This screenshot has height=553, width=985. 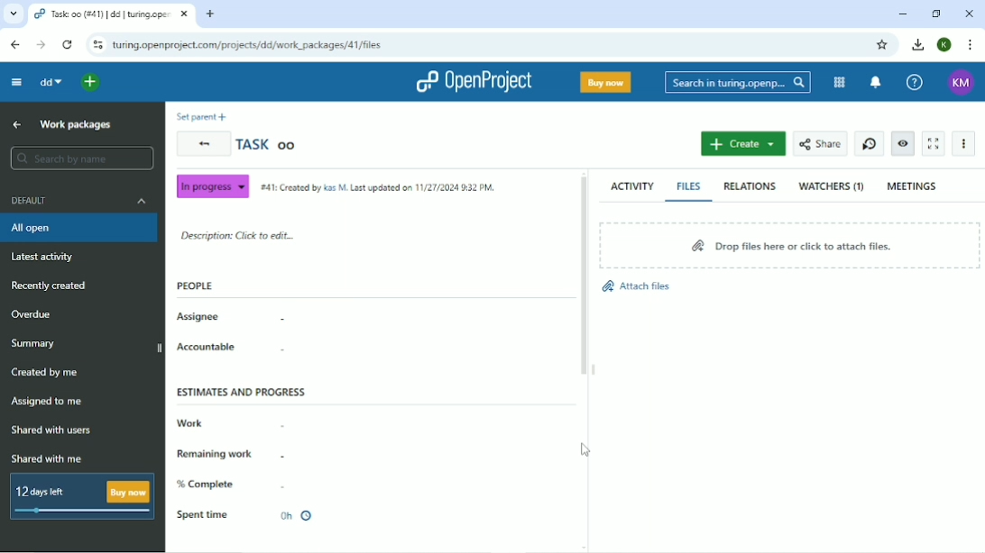 What do you see at coordinates (915, 81) in the screenshot?
I see `Help` at bounding box center [915, 81].